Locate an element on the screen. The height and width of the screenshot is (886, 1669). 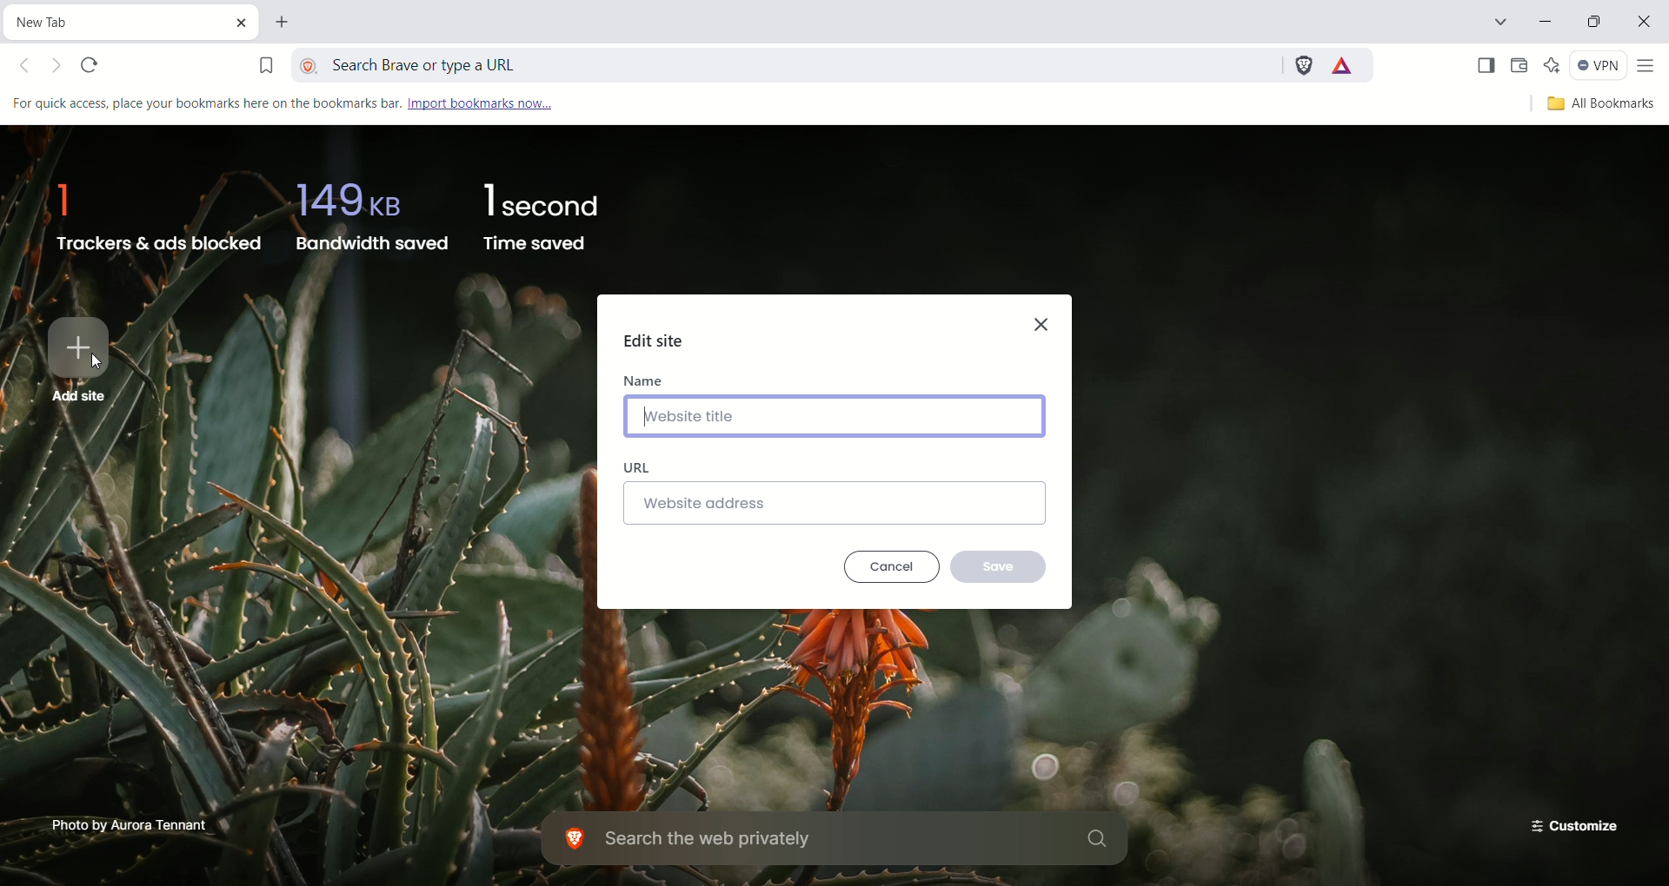
customize is located at coordinates (1569, 823).